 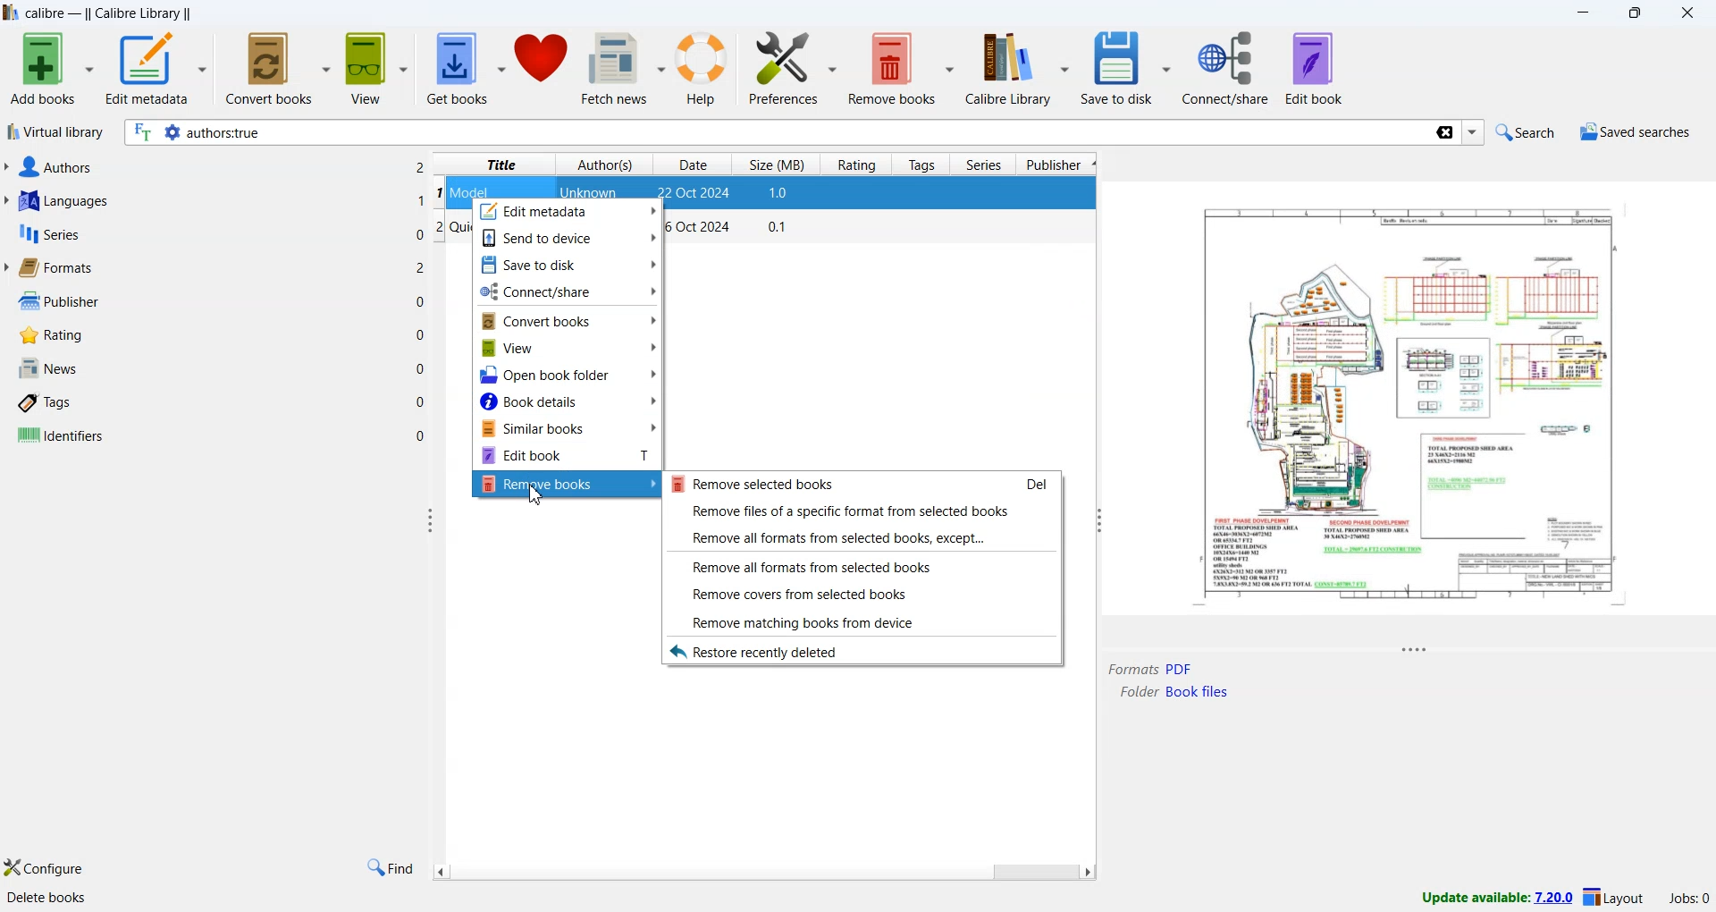 I want to click on Remove matching books from devices, so click(x=861, y=621).